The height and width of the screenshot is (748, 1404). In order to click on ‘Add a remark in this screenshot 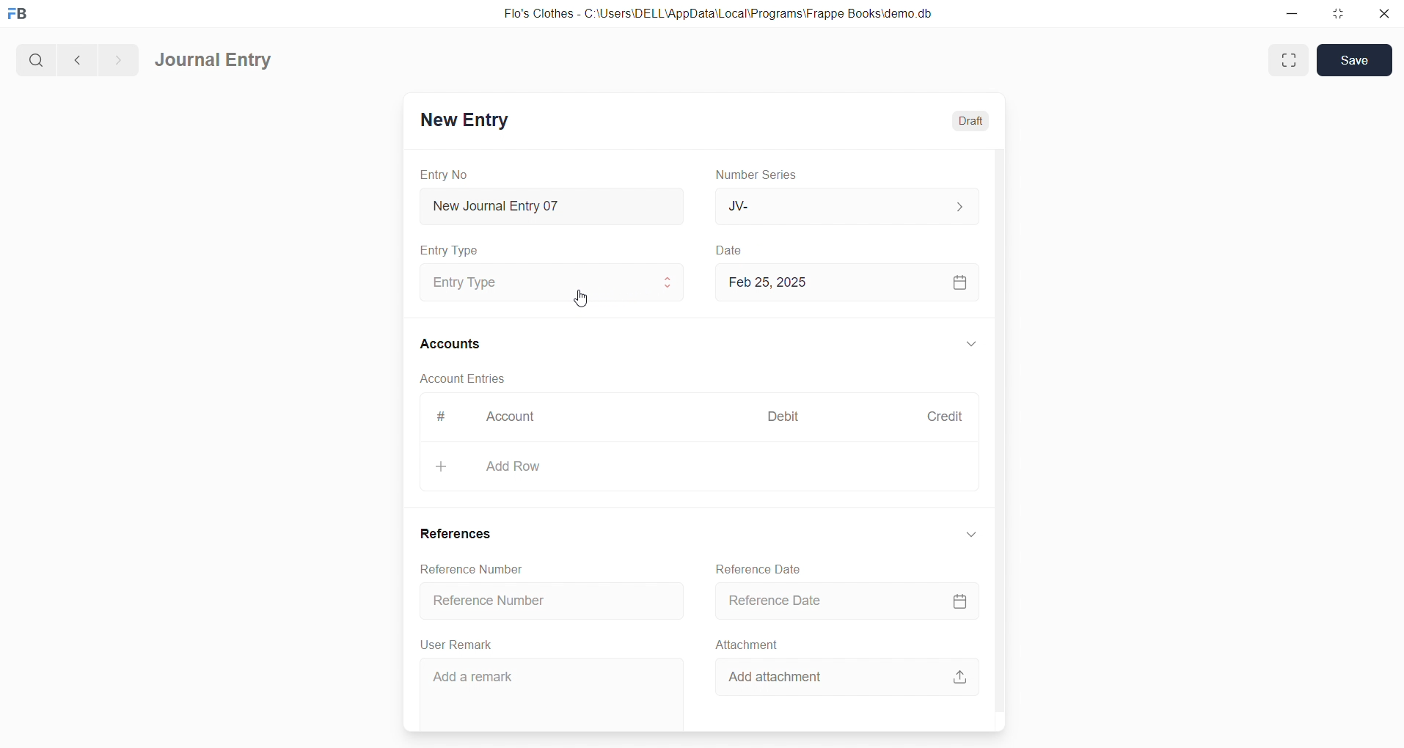, I will do `click(550, 694)`.